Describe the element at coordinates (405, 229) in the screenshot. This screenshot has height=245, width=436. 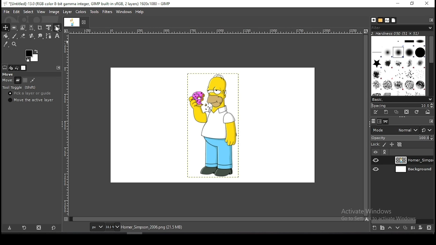
I see `duplicate layer` at that location.